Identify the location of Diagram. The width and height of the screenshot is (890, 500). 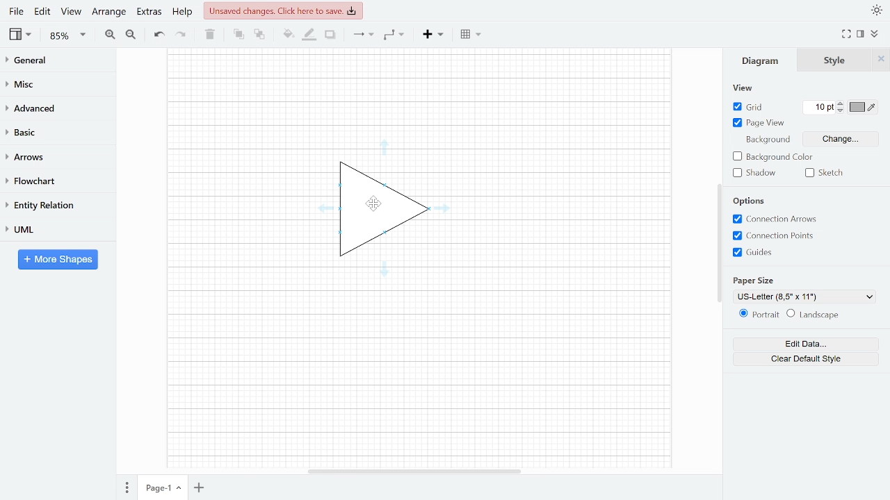
(760, 60).